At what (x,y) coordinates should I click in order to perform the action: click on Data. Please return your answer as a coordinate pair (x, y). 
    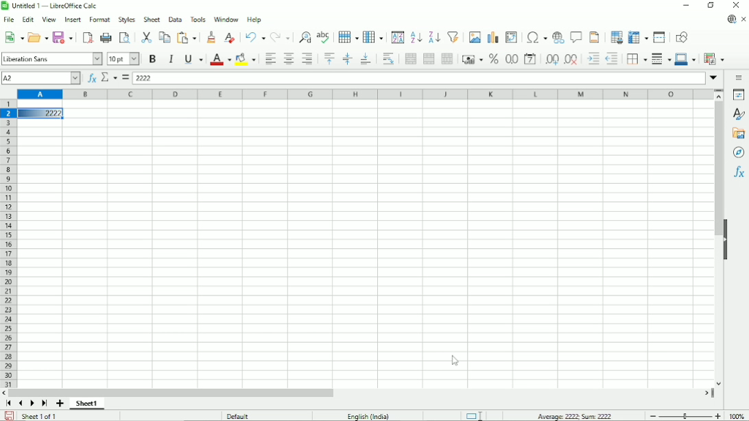
    Looking at the image, I should click on (175, 19).